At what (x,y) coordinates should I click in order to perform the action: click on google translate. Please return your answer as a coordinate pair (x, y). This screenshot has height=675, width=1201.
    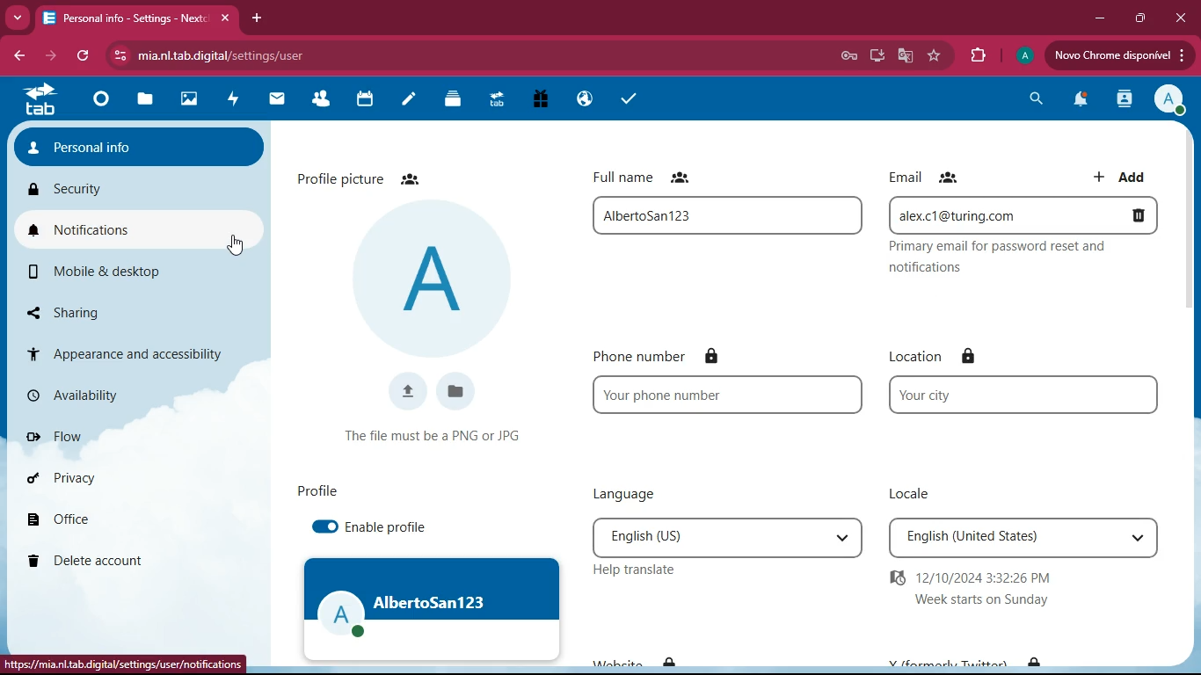
    Looking at the image, I should click on (903, 56).